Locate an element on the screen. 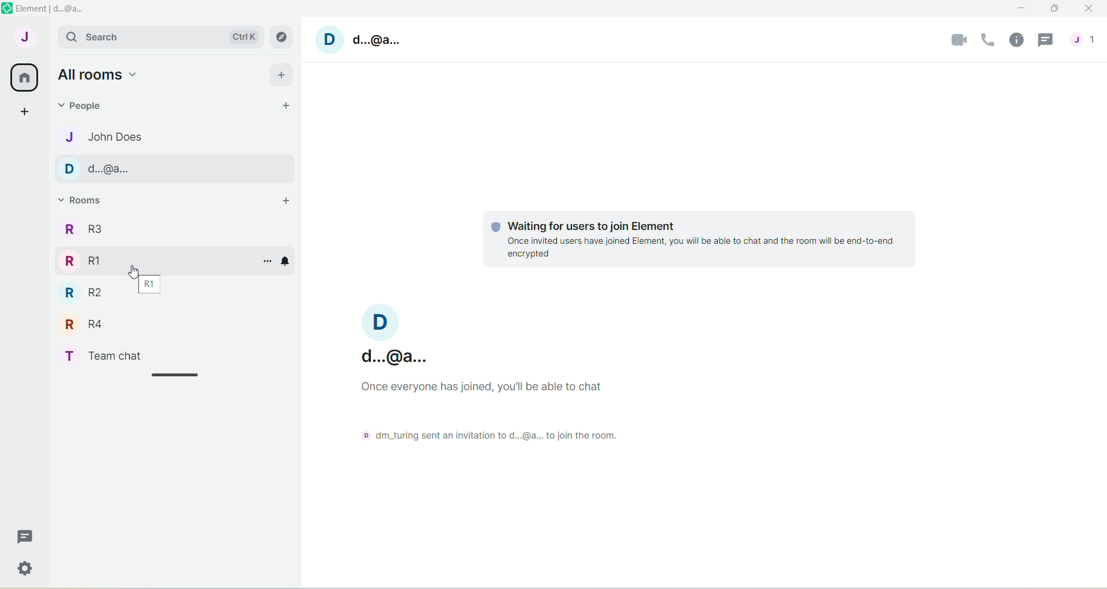  J John Does is located at coordinates (97, 138).